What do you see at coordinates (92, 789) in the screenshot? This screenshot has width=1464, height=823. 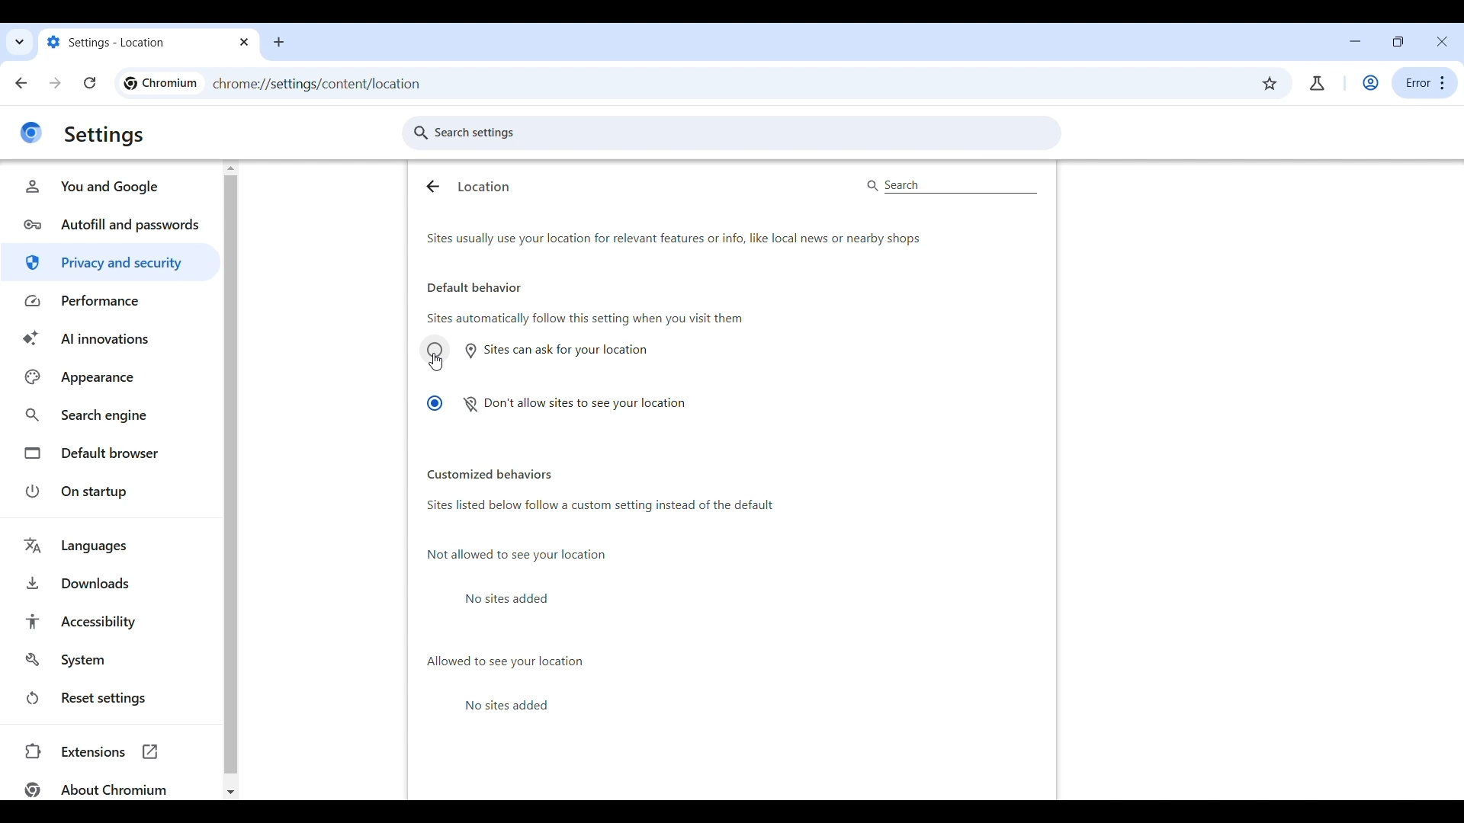 I see `about Chromium` at bounding box center [92, 789].